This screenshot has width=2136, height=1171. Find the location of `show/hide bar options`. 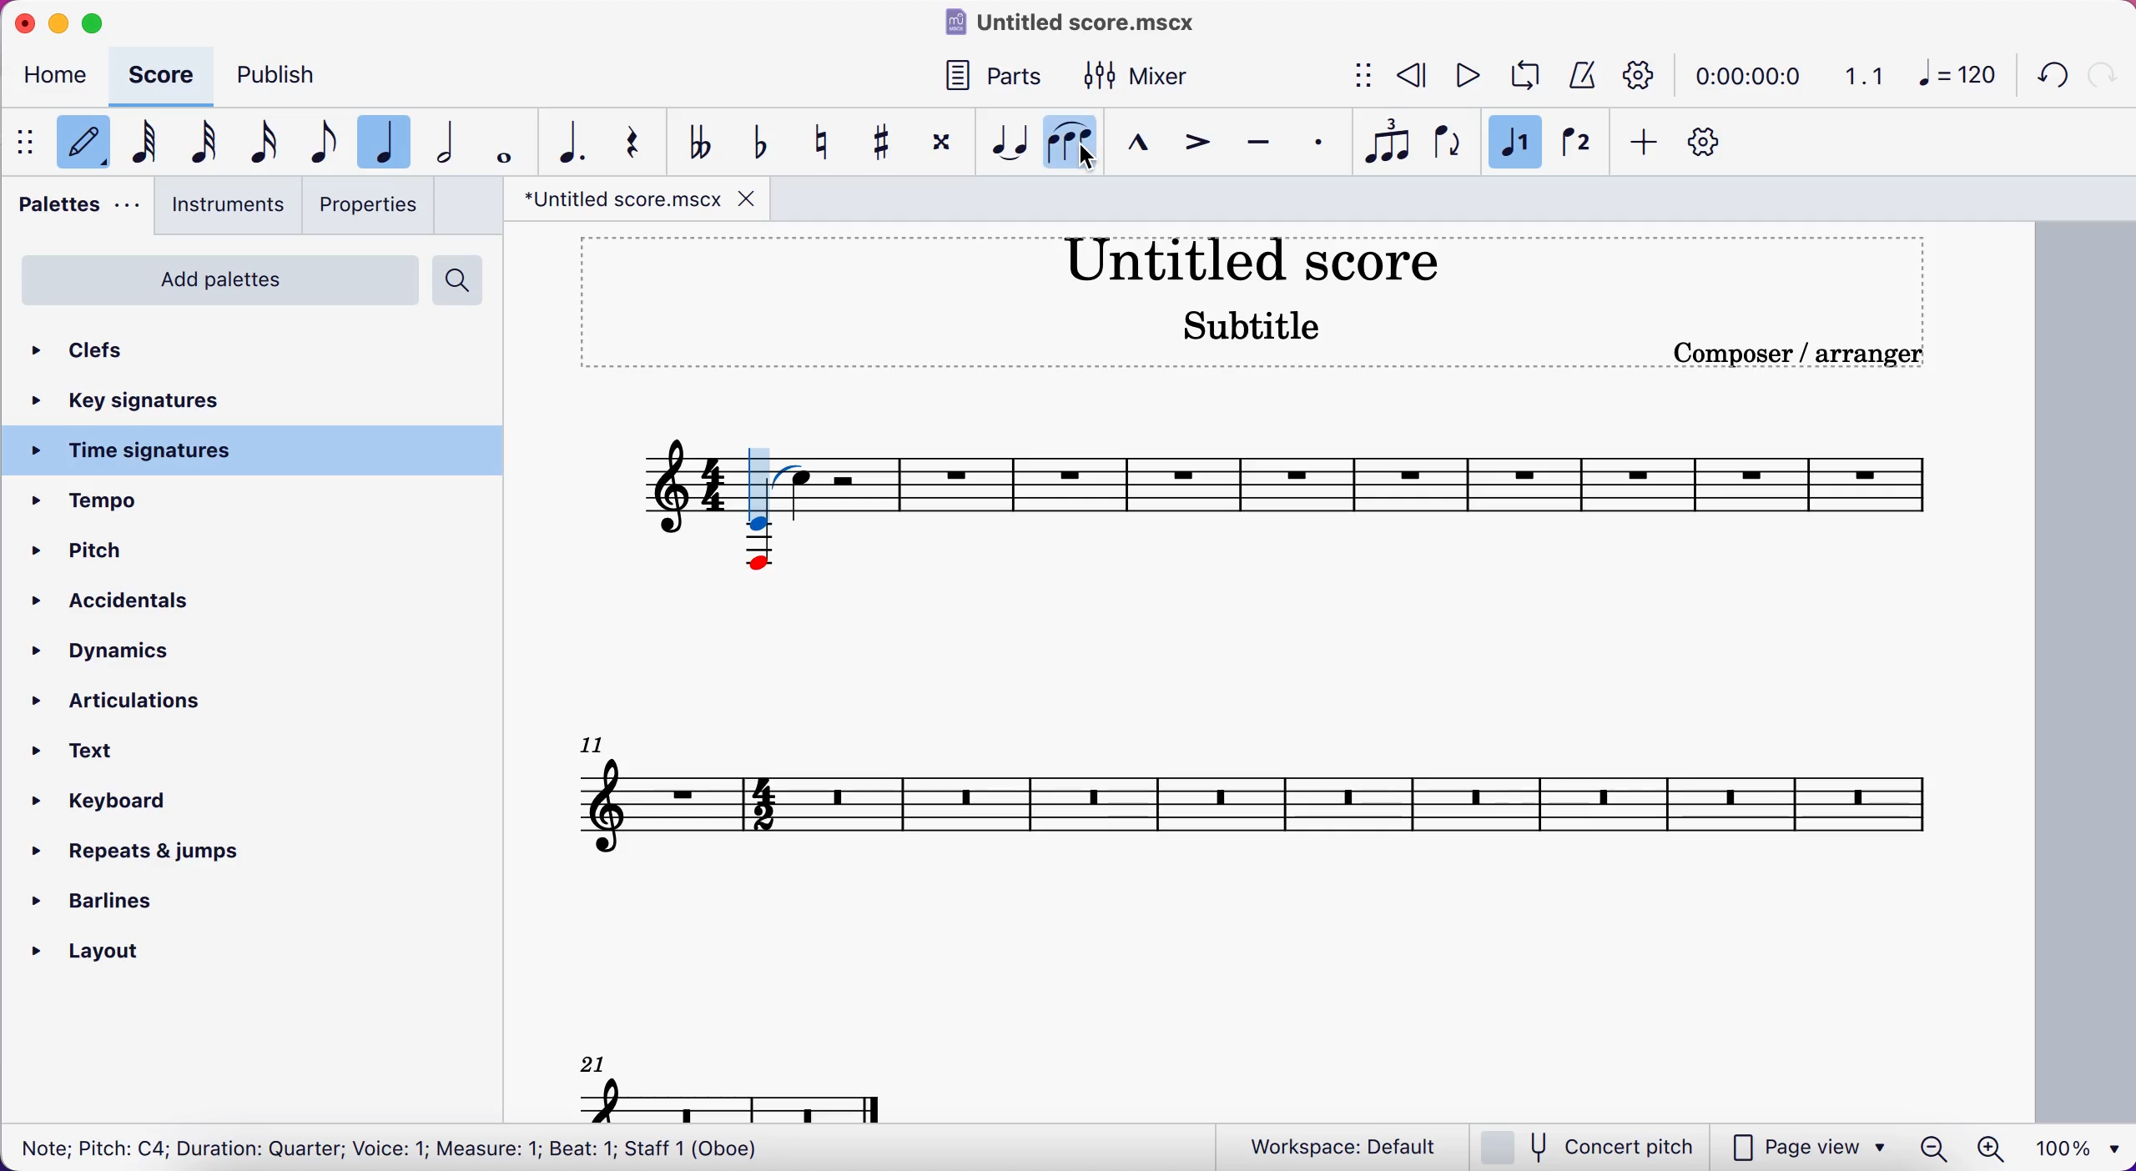

show/hide bar options is located at coordinates (29, 144).